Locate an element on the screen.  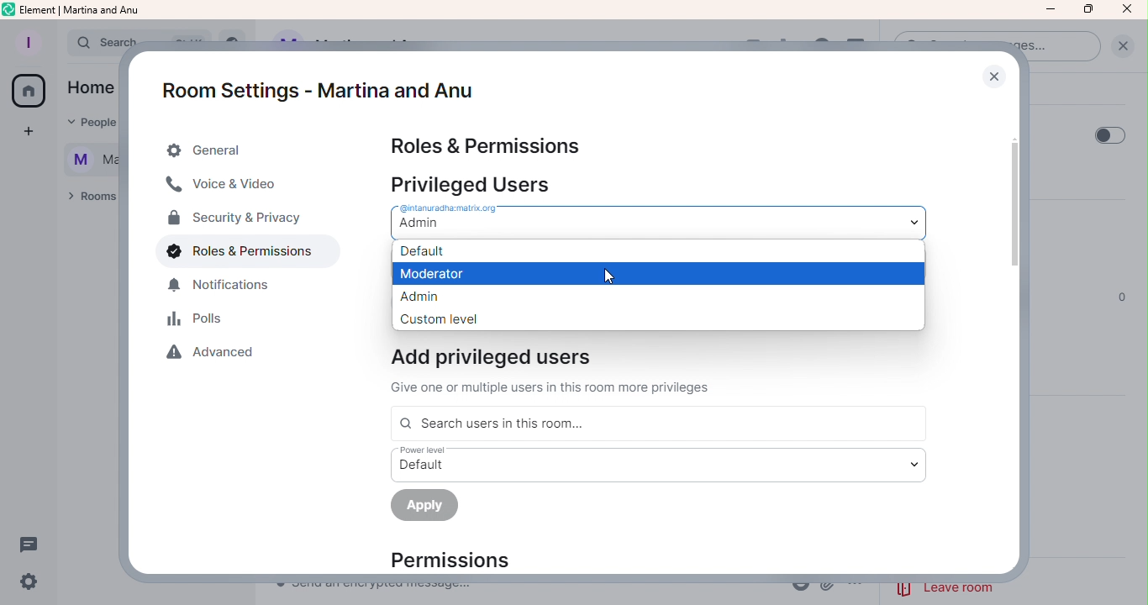
Moderator is located at coordinates (657, 273).